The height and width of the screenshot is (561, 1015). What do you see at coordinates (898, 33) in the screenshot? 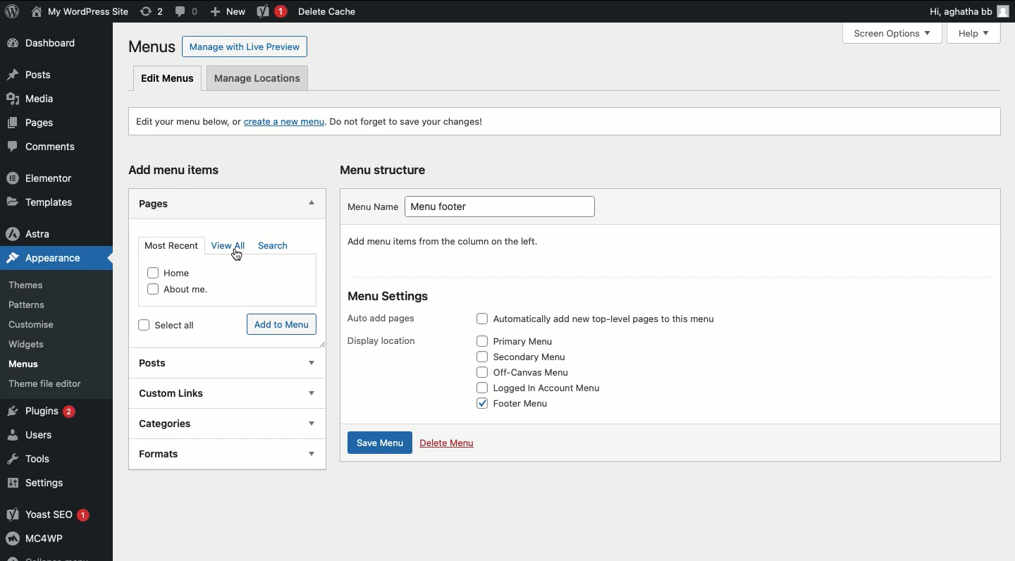
I see `Screen Options ` at bounding box center [898, 33].